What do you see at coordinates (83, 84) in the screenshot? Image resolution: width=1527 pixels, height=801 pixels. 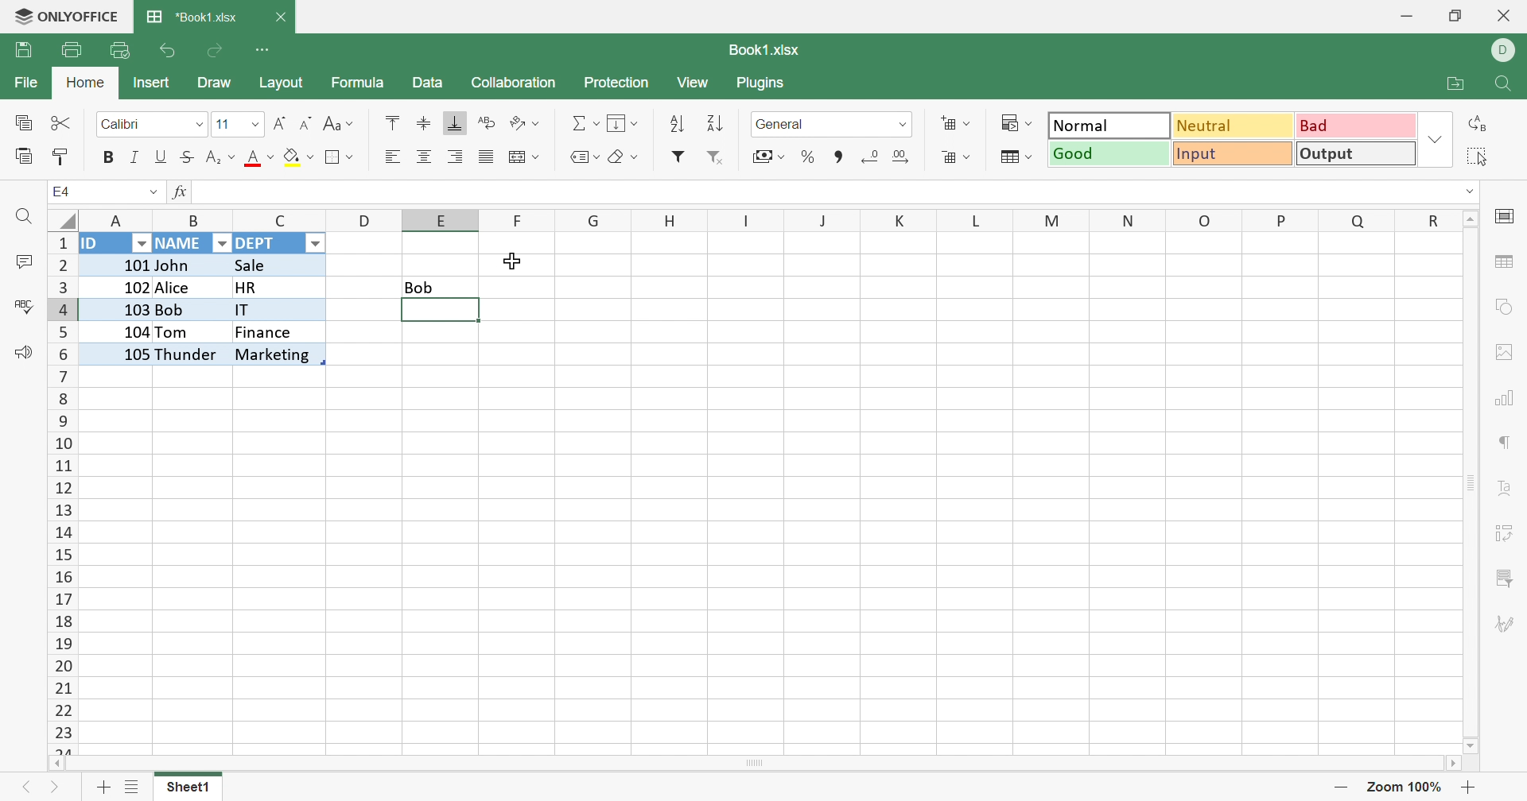 I see `Home` at bounding box center [83, 84].